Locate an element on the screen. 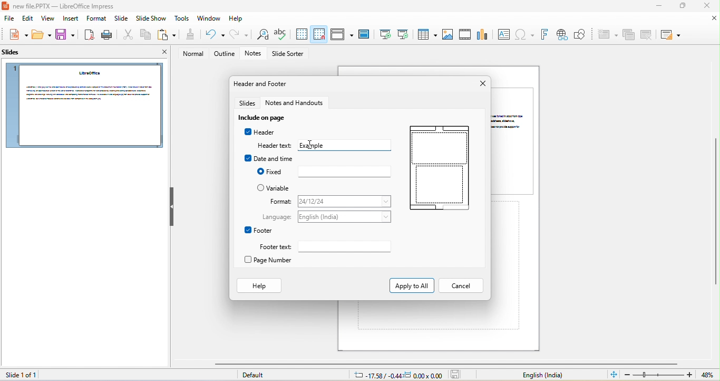  close is located at coordinates (705, 6).